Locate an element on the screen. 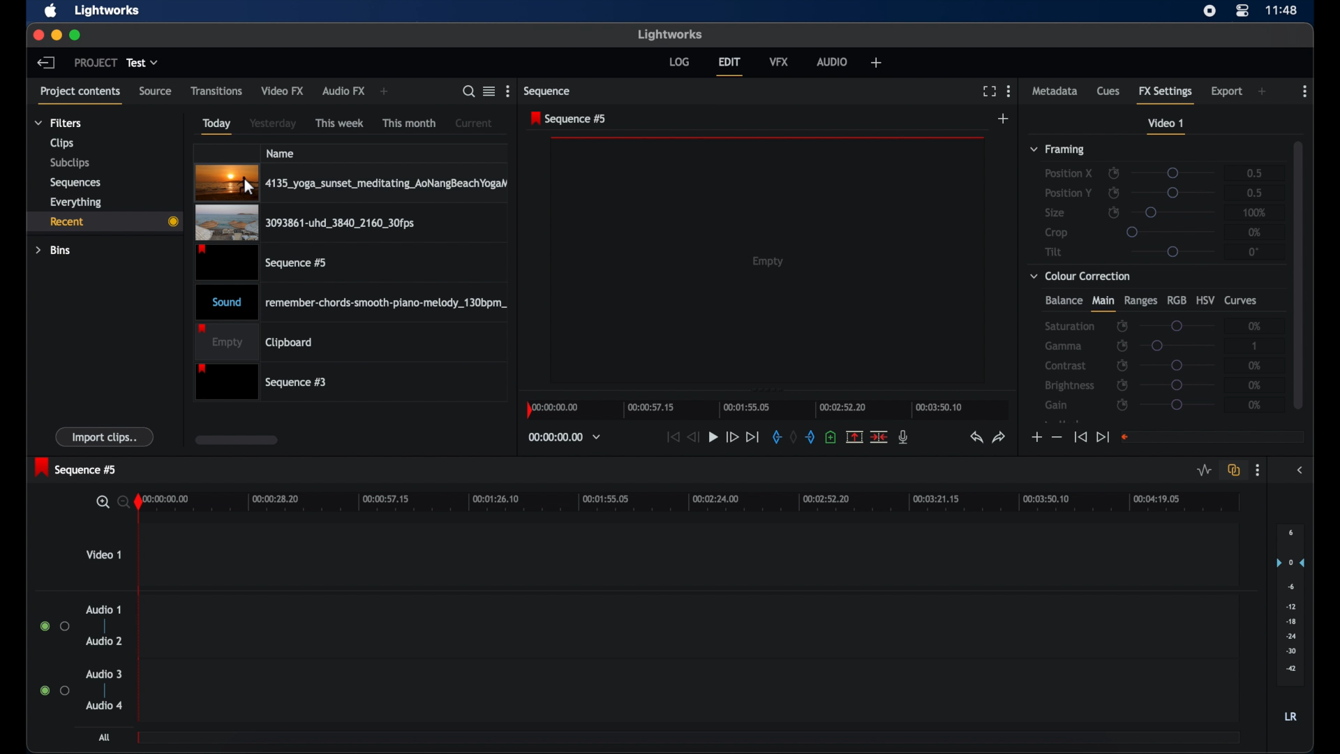  edit is located at coordinates (729, 66).